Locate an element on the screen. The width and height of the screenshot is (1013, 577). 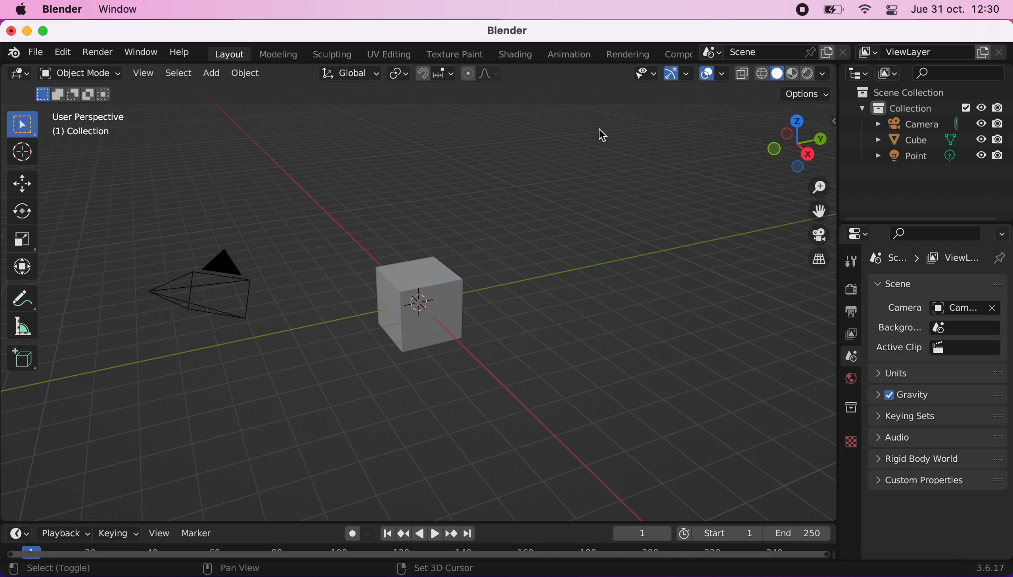
modeling is located at coordinates (279, 53).